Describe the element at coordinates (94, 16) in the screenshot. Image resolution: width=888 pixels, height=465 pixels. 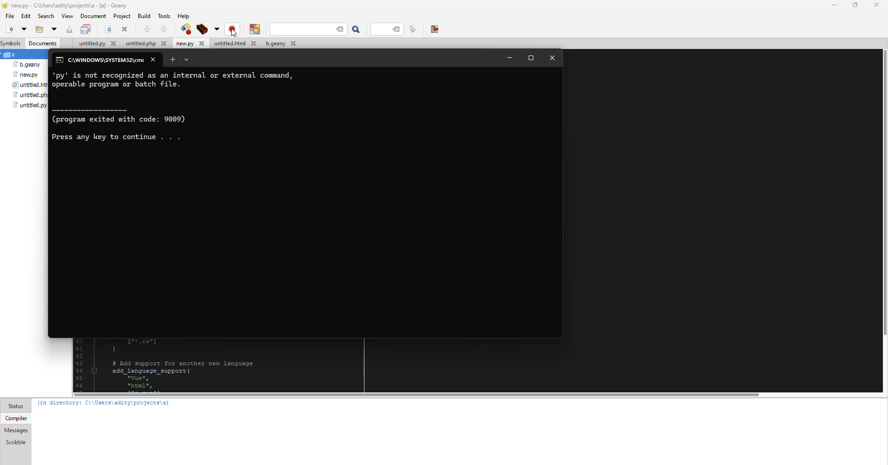
I see `document` at that location.